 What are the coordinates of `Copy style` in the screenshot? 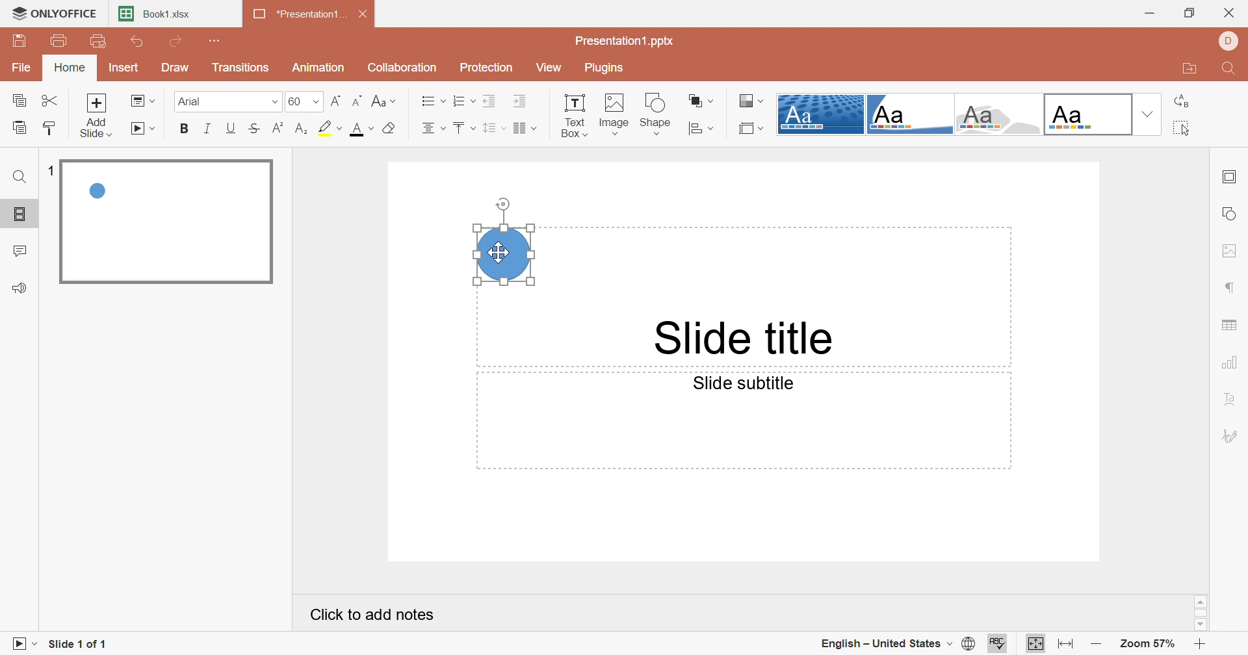 It's located at (49, 127).